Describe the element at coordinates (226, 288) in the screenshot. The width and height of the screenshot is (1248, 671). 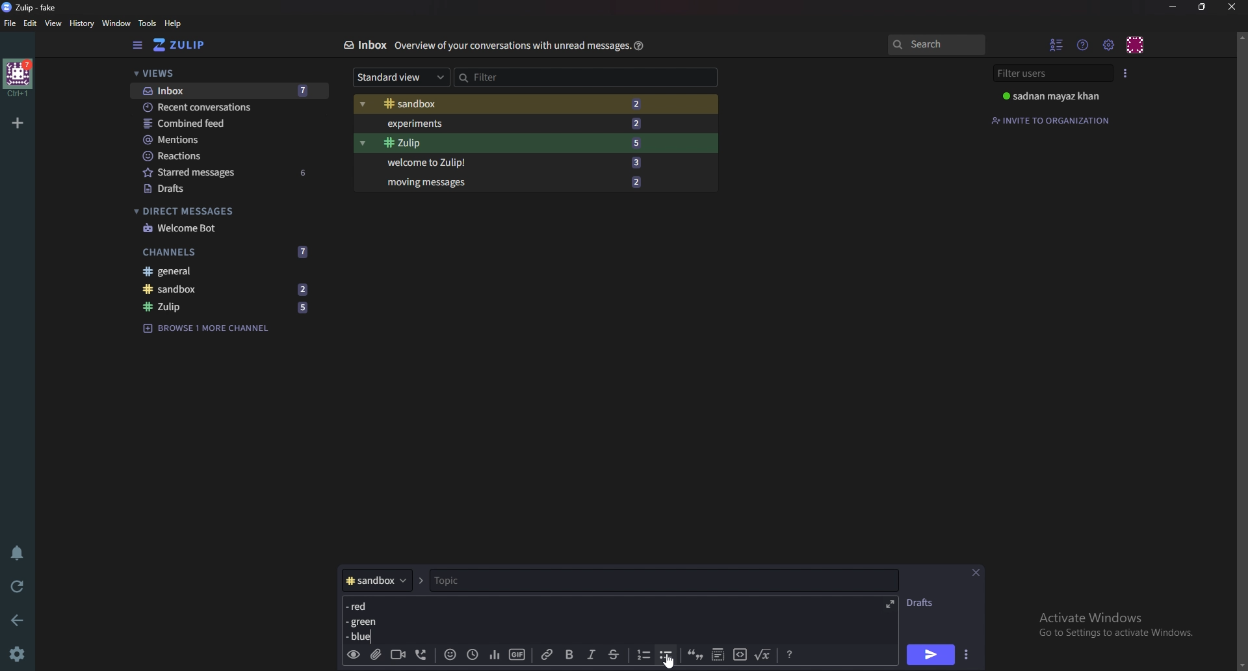
I see `Sandbox` at that location.